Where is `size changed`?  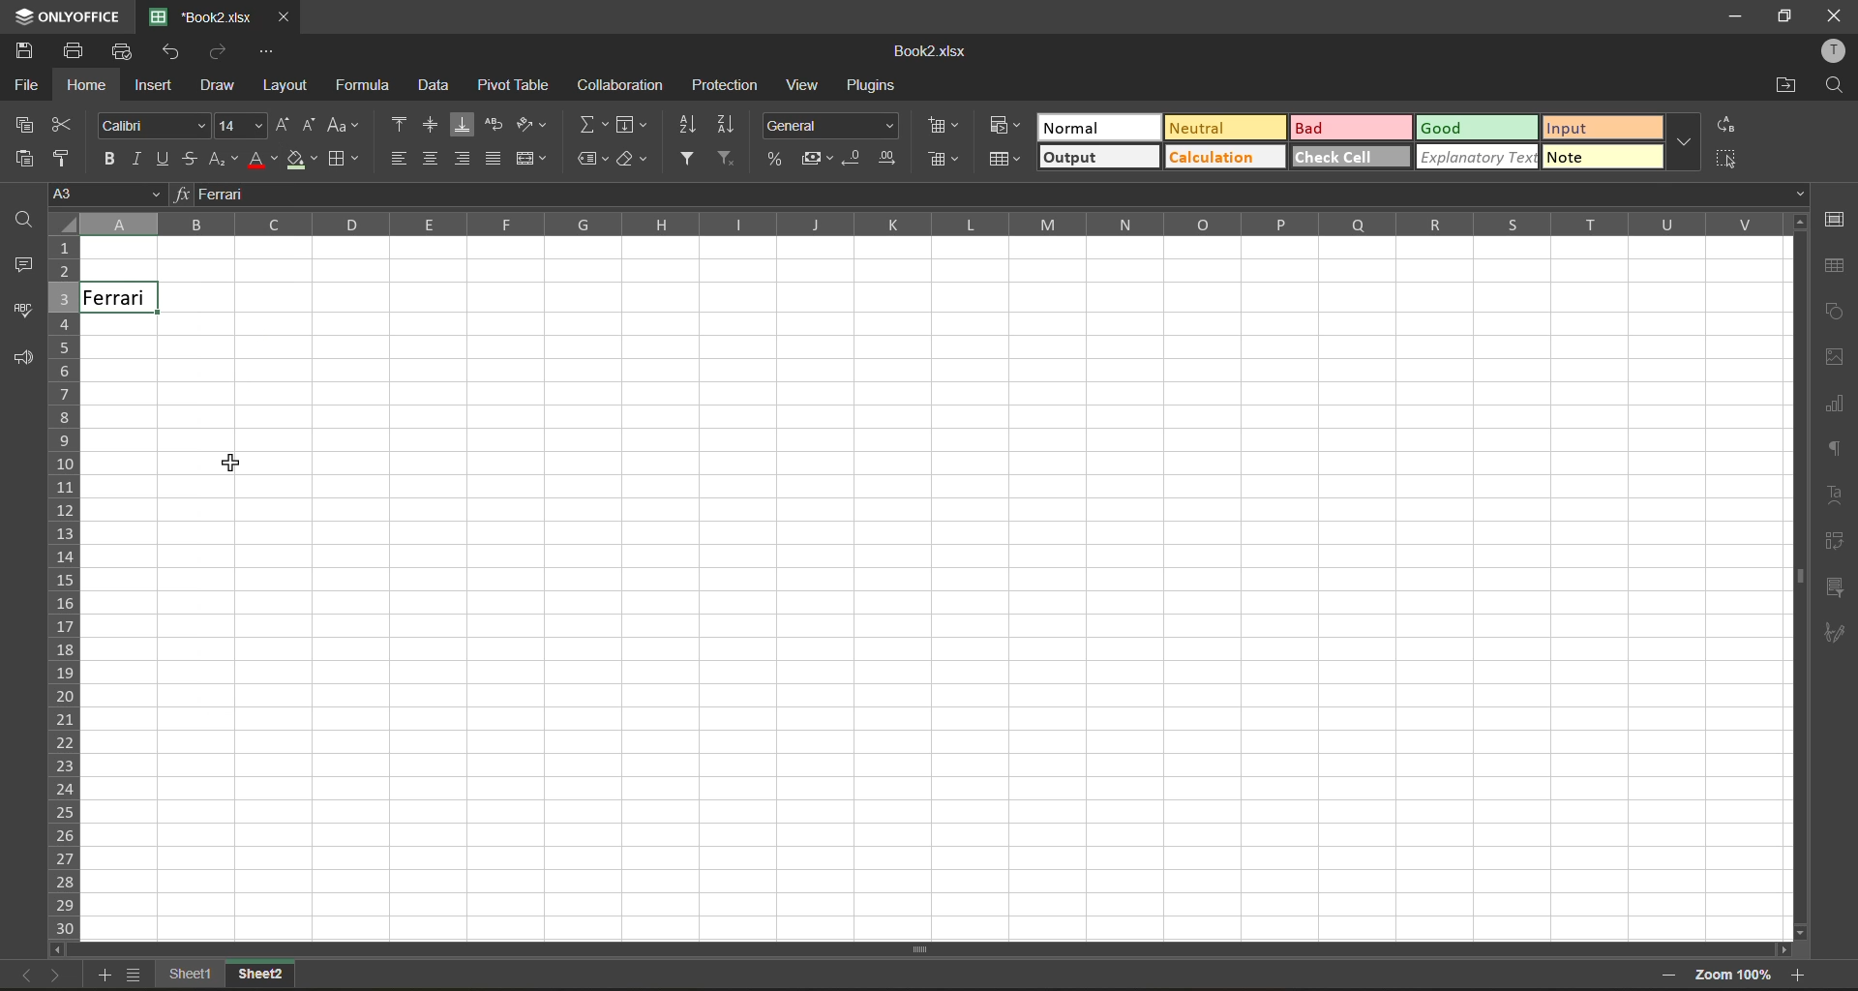
size changed is located at coordinates (234, 127).